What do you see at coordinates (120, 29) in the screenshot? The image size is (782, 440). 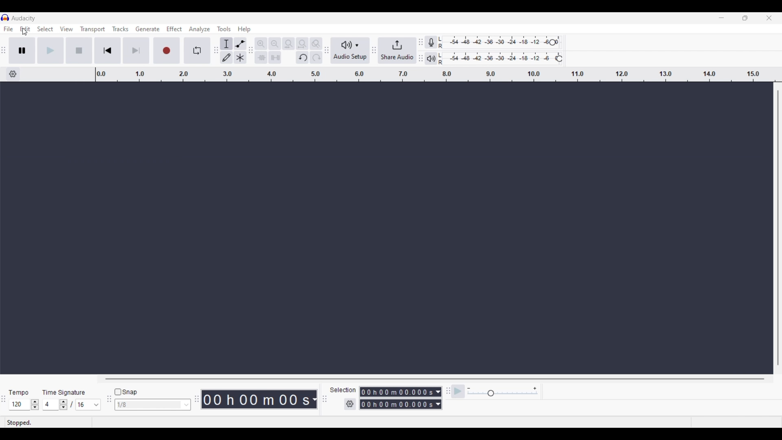 I see `Tracks menu` at bounding box center [120, 29].